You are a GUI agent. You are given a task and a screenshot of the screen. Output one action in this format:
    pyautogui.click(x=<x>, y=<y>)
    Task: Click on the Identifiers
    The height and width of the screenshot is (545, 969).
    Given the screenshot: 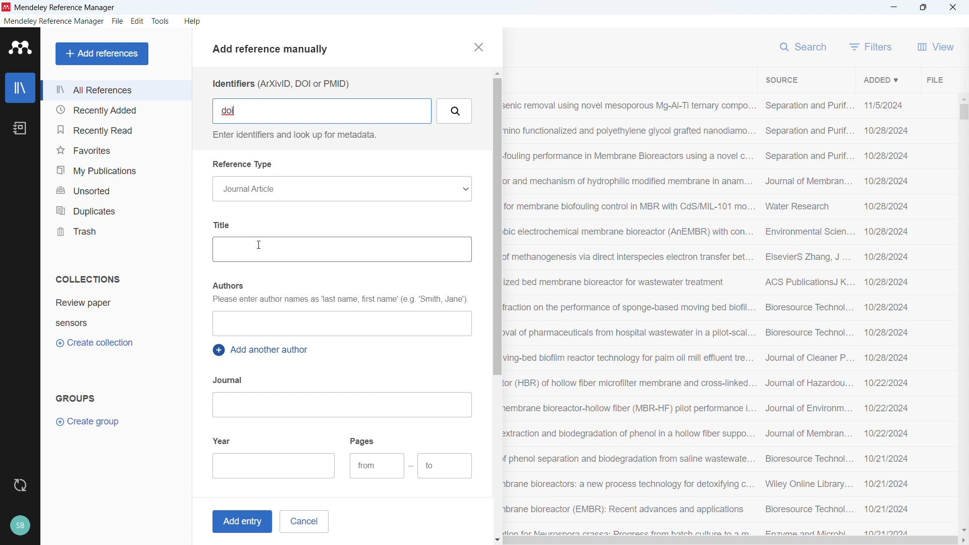 What is the action you would take?
    pyautogui.click(x=280, y=84)
    